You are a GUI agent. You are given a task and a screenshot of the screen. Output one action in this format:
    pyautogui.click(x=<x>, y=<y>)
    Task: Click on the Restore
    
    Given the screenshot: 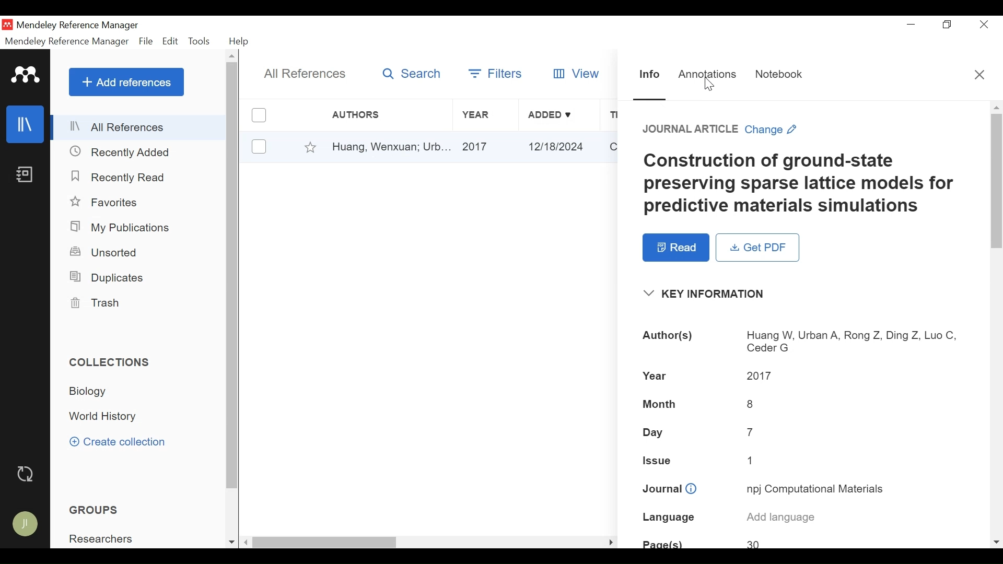 What is the action you would take?
    pyautogui.click(x=947, y=26)
    